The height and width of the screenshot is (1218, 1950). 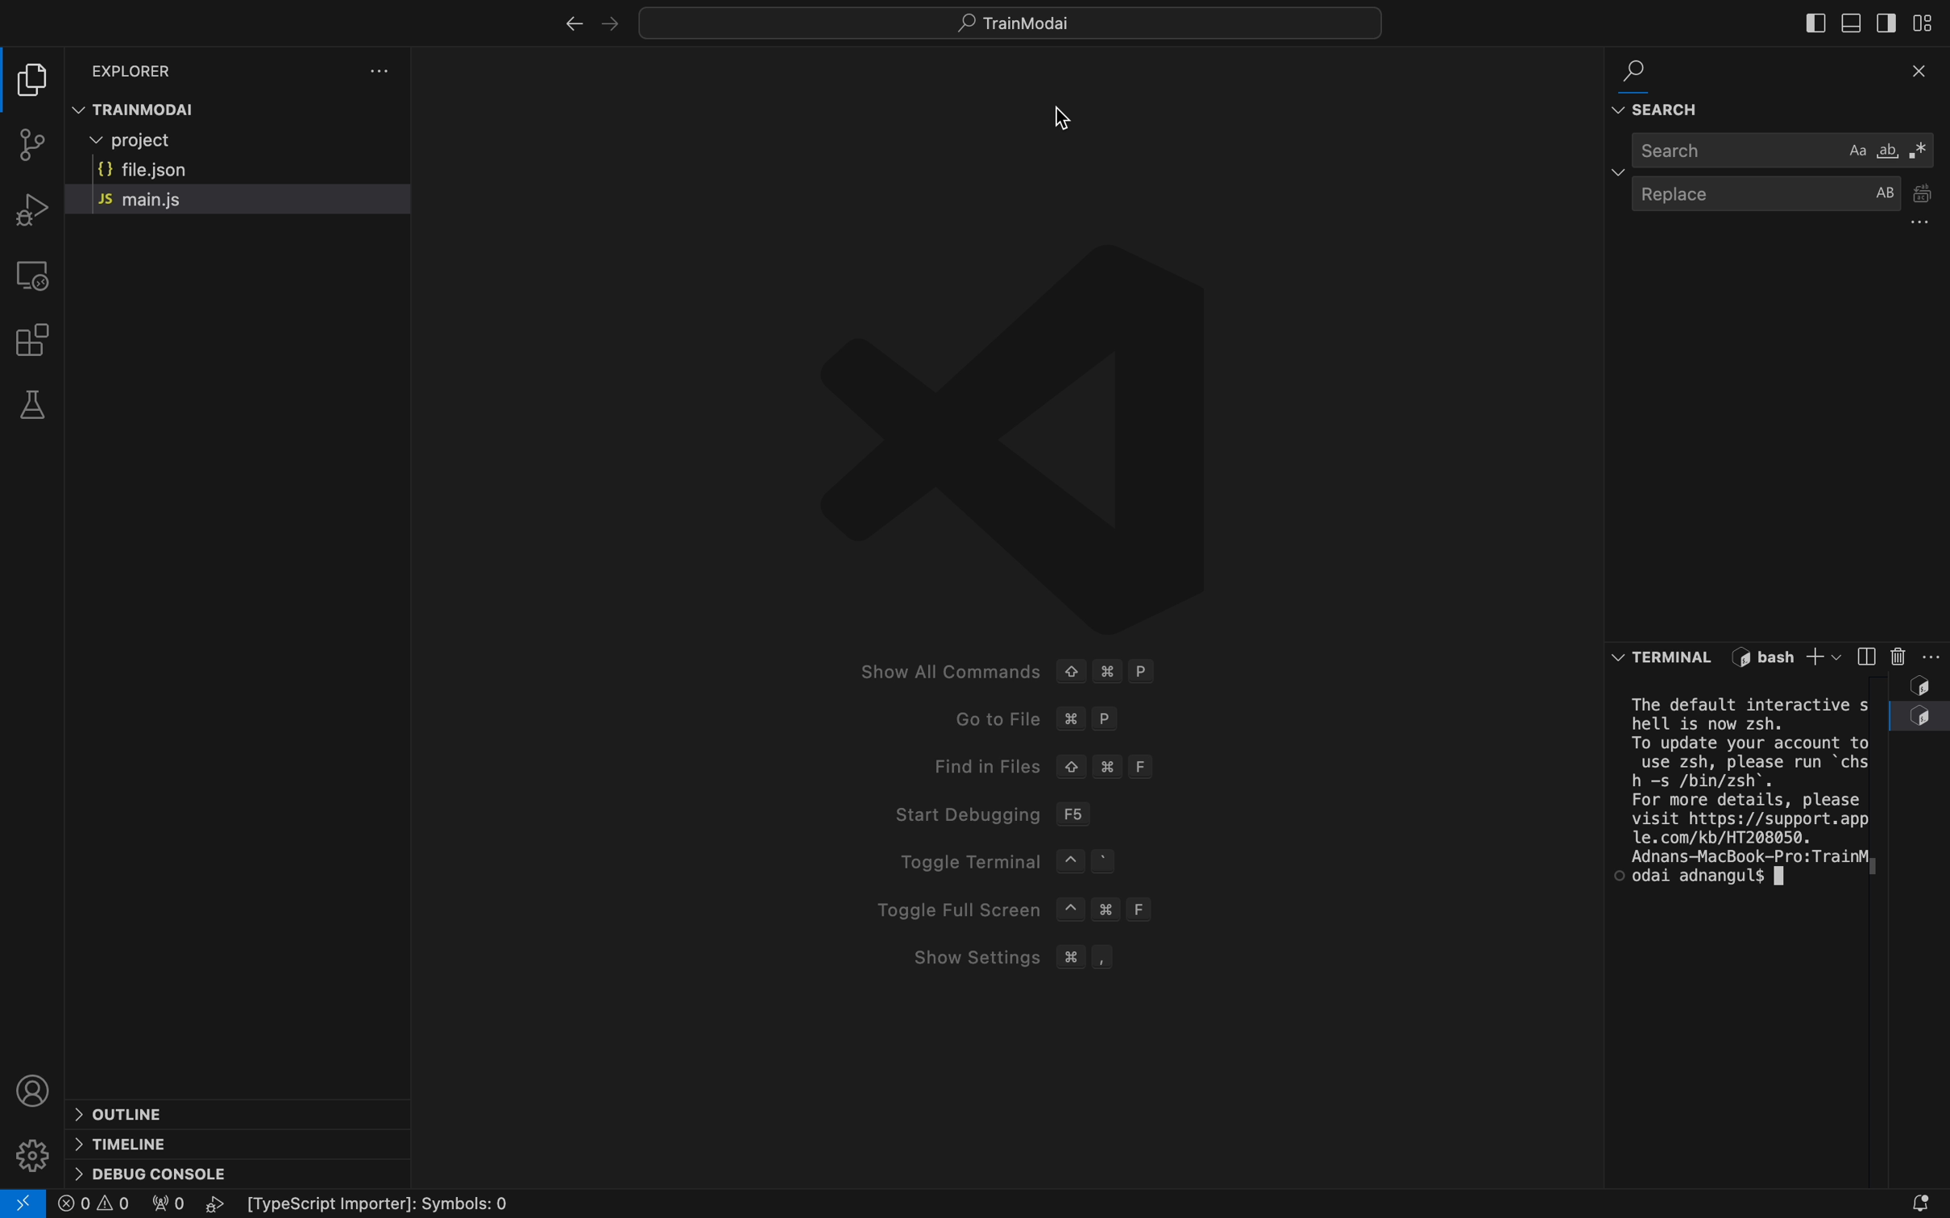 I want to click on add terminal, so click(x=1824, y=657).